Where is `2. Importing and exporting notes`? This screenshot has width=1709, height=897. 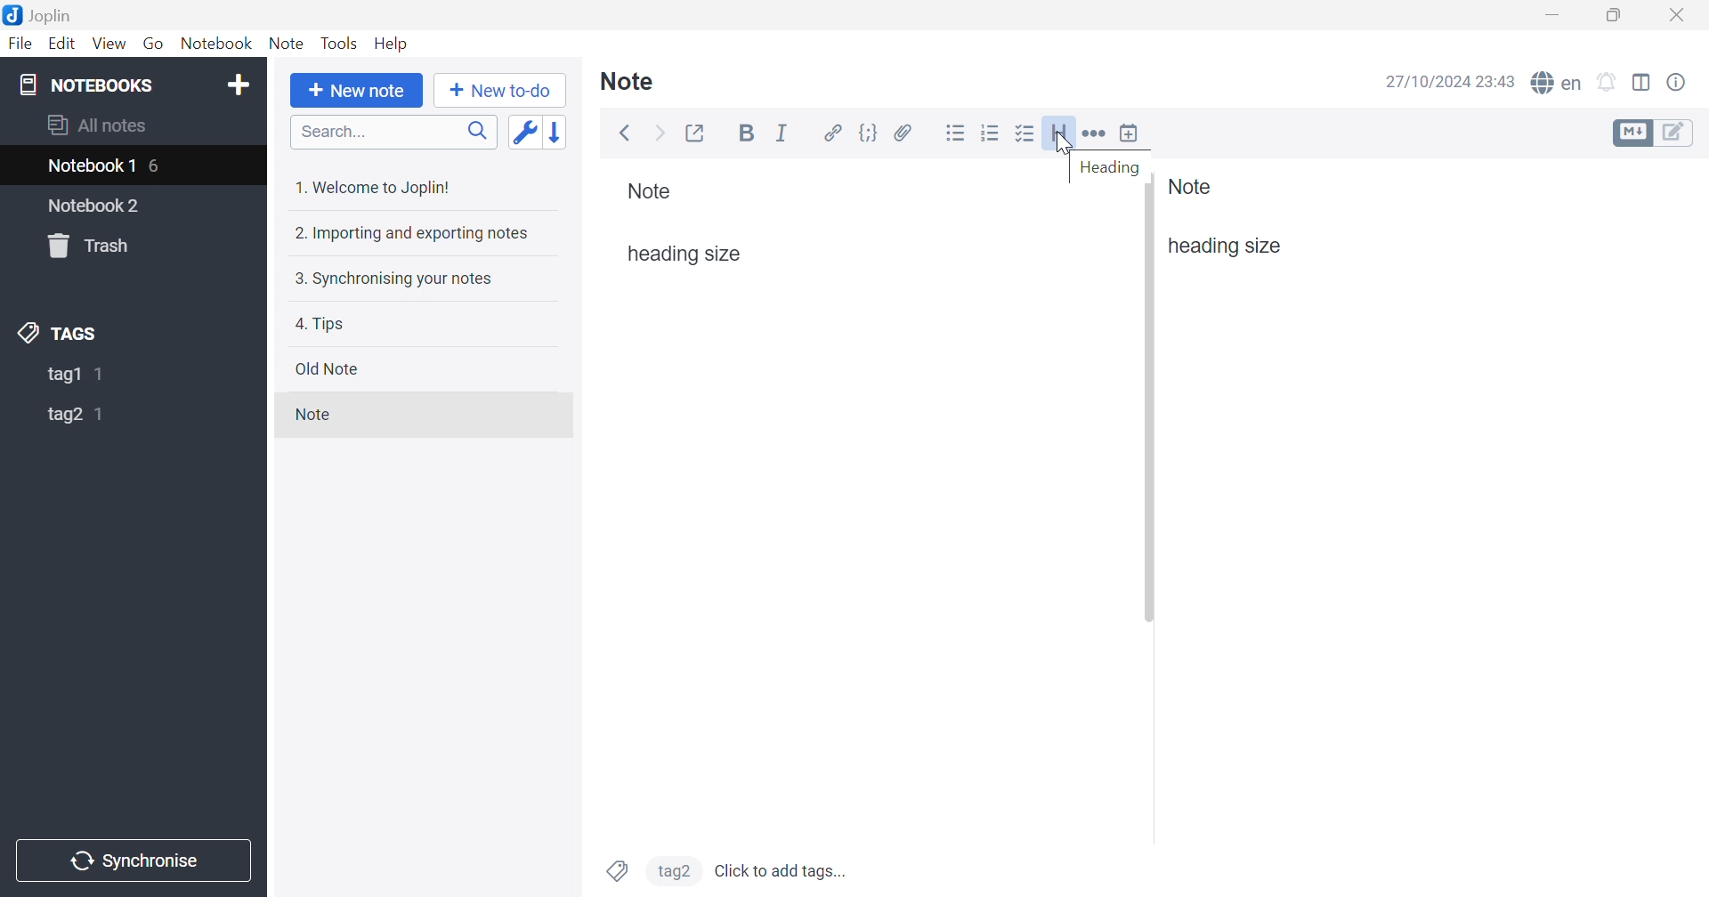 2. Importing and exporting notes is located at coordinates (411, 233).